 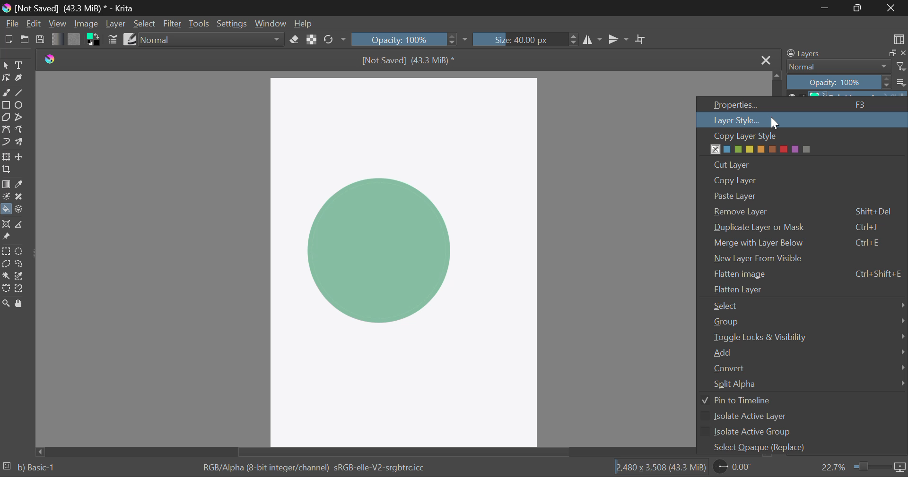 I want to click on Isolate Active Layer, so click(x=746, y=416).